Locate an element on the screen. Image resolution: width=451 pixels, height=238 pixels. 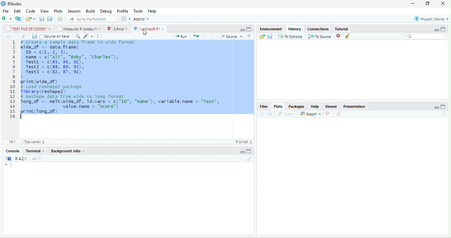
Source is located at coordinates (230, 36).